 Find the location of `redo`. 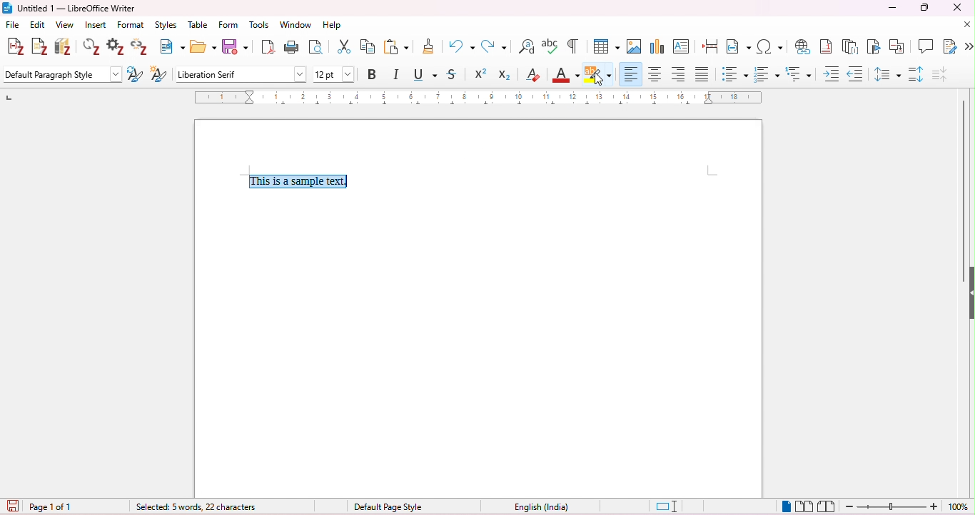

redo is located at coordinates (493, 46).